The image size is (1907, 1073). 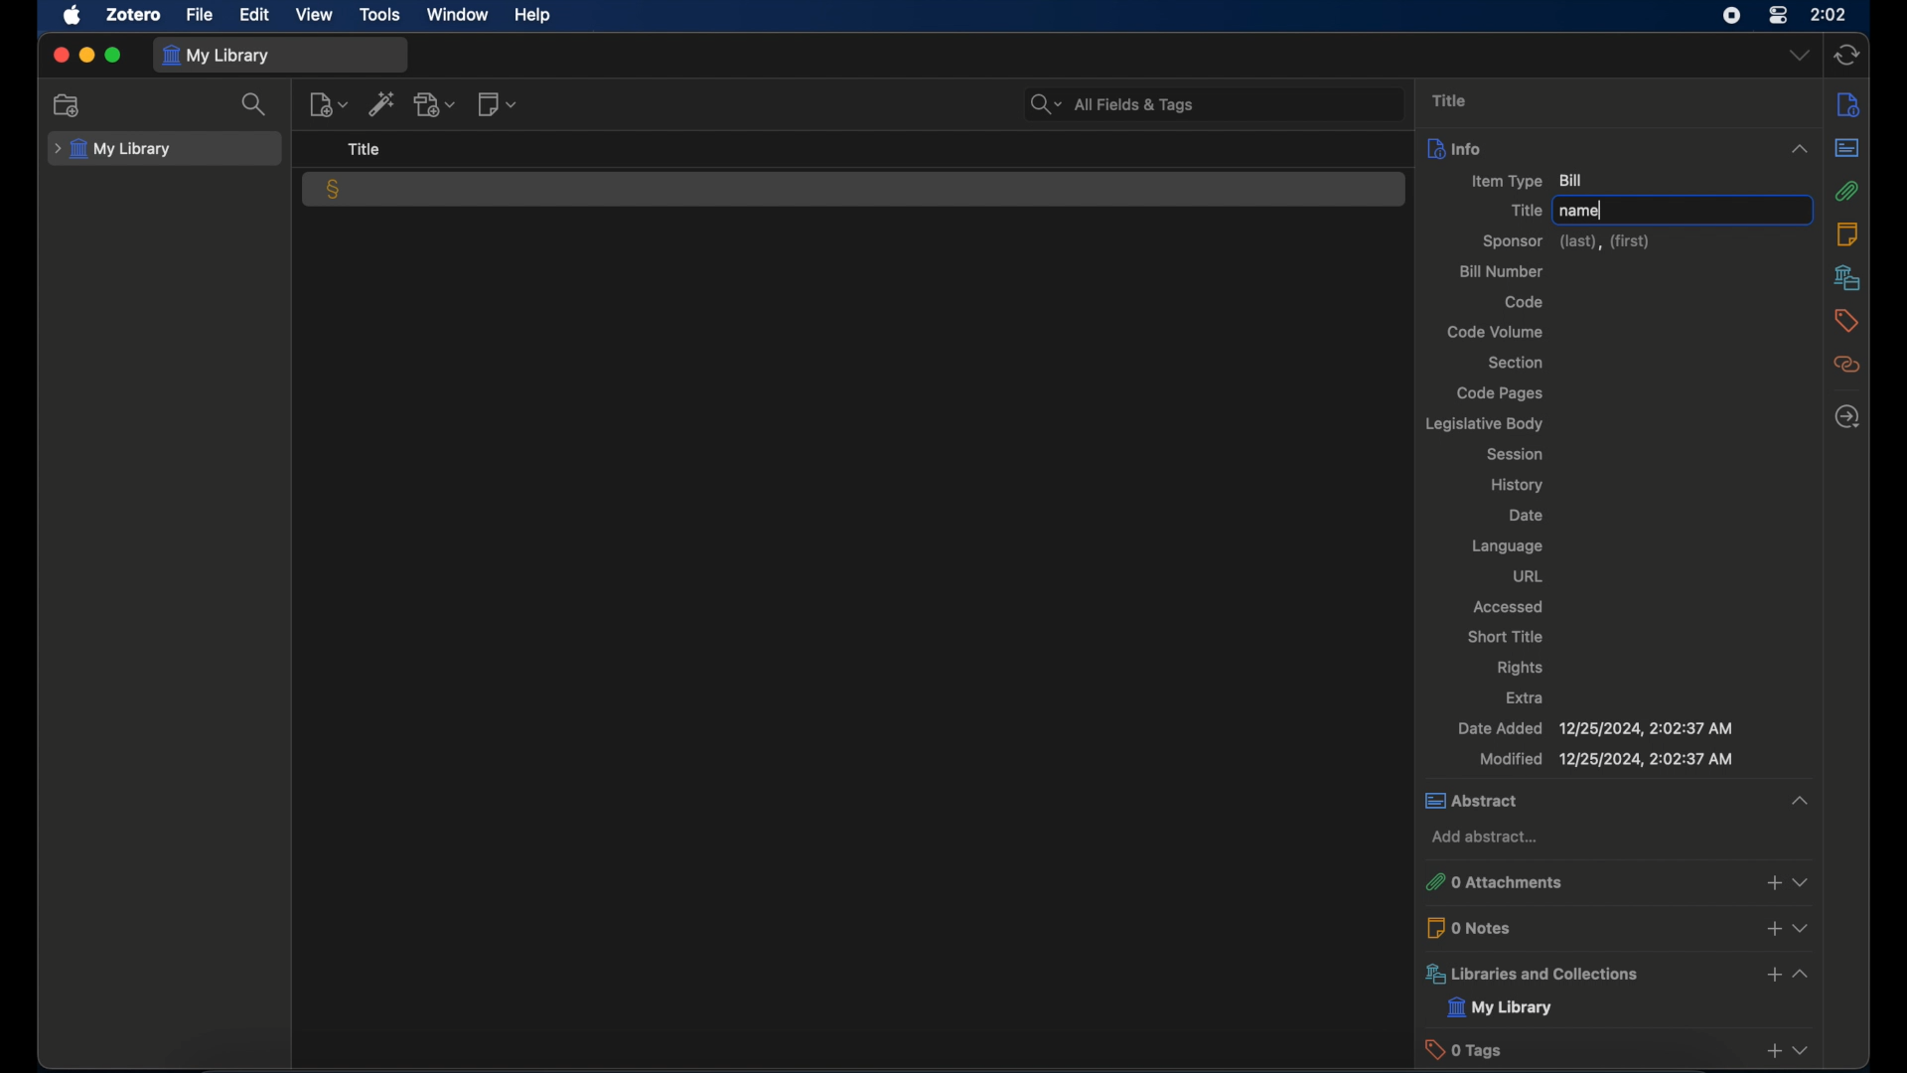 What do you see at coordinates (500, 104) in the screenshot?
I see `new notes` at bounding box center [500, 104].